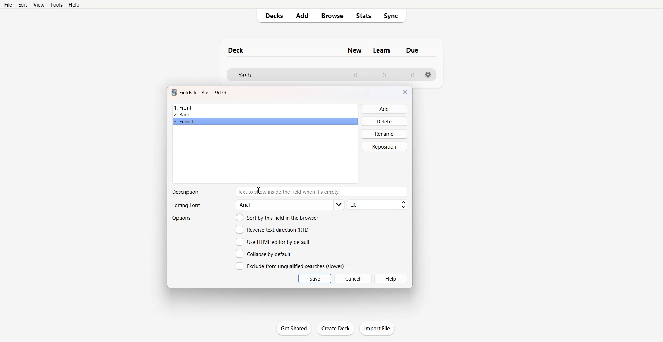 This screenshot has width=663, height=342. What do you see at coordinates (182, 218) in the screenshot?
I see `Options` at bounding box center [182, 218].